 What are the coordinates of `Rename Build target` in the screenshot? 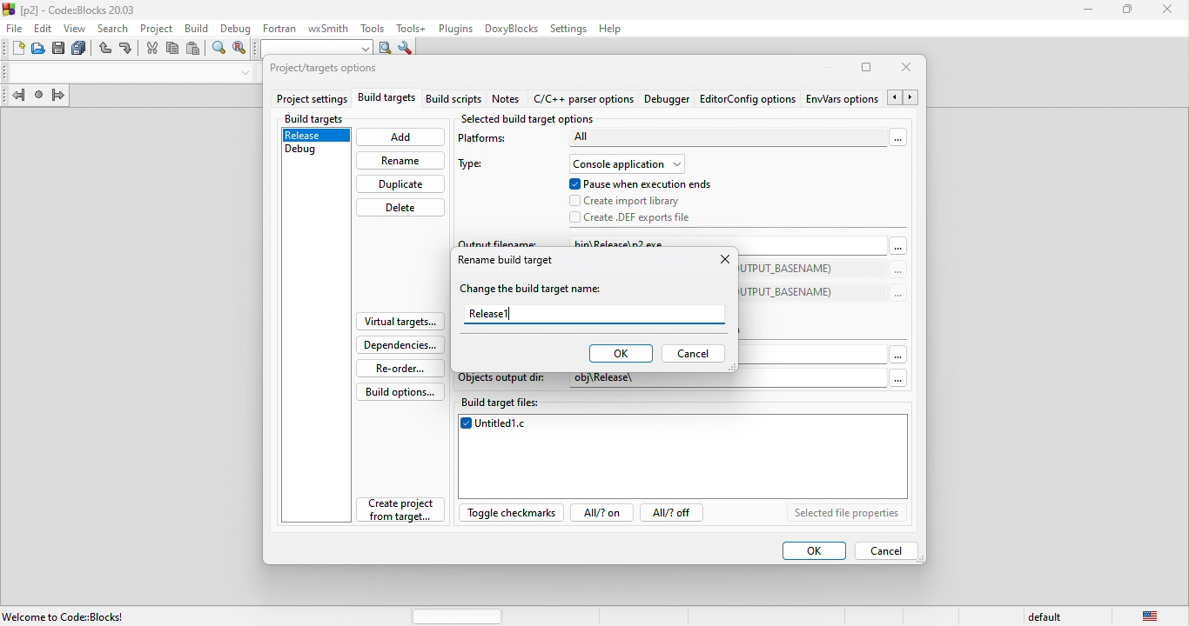 It's located at (506, 262).